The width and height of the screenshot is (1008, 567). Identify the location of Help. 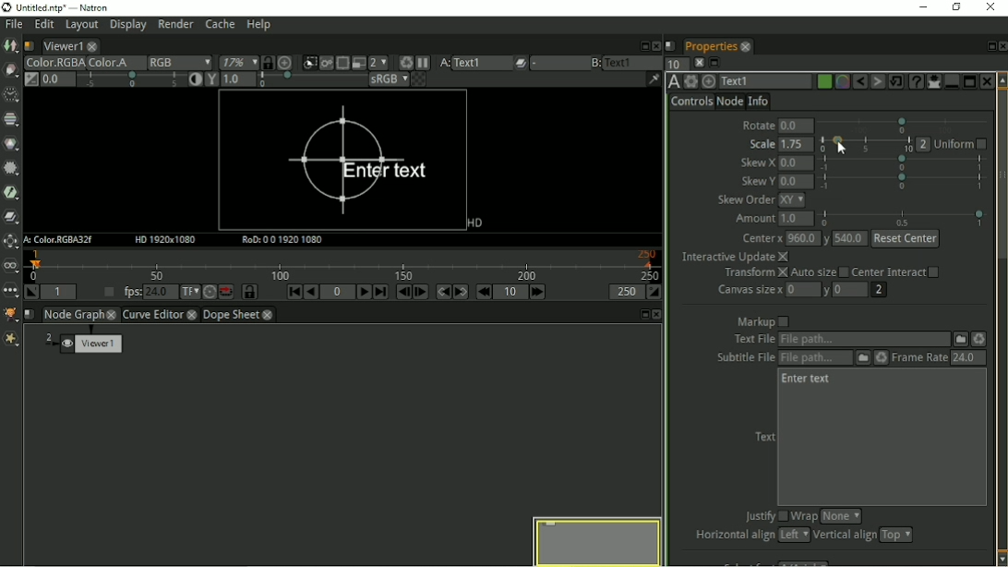
(259, 25).